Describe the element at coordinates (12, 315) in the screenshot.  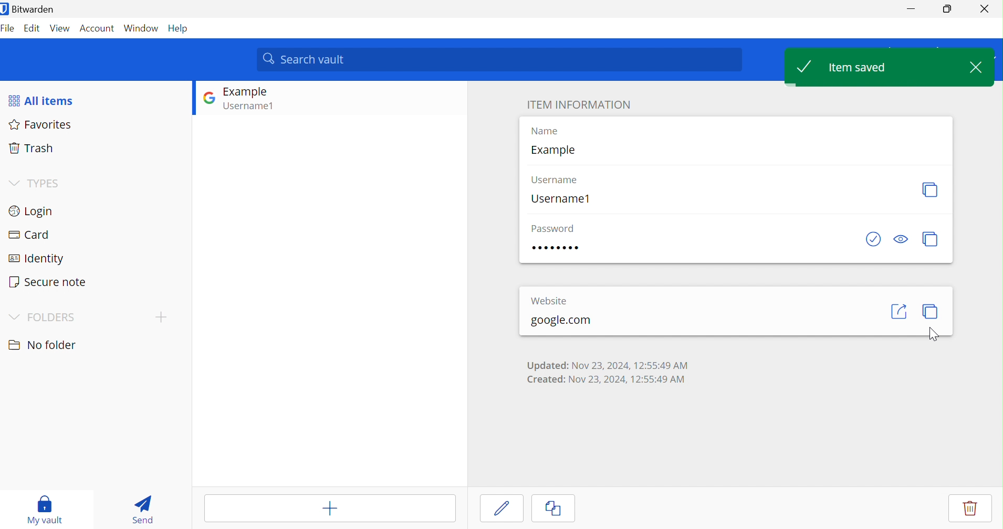
I see `Drop Down` at that location.